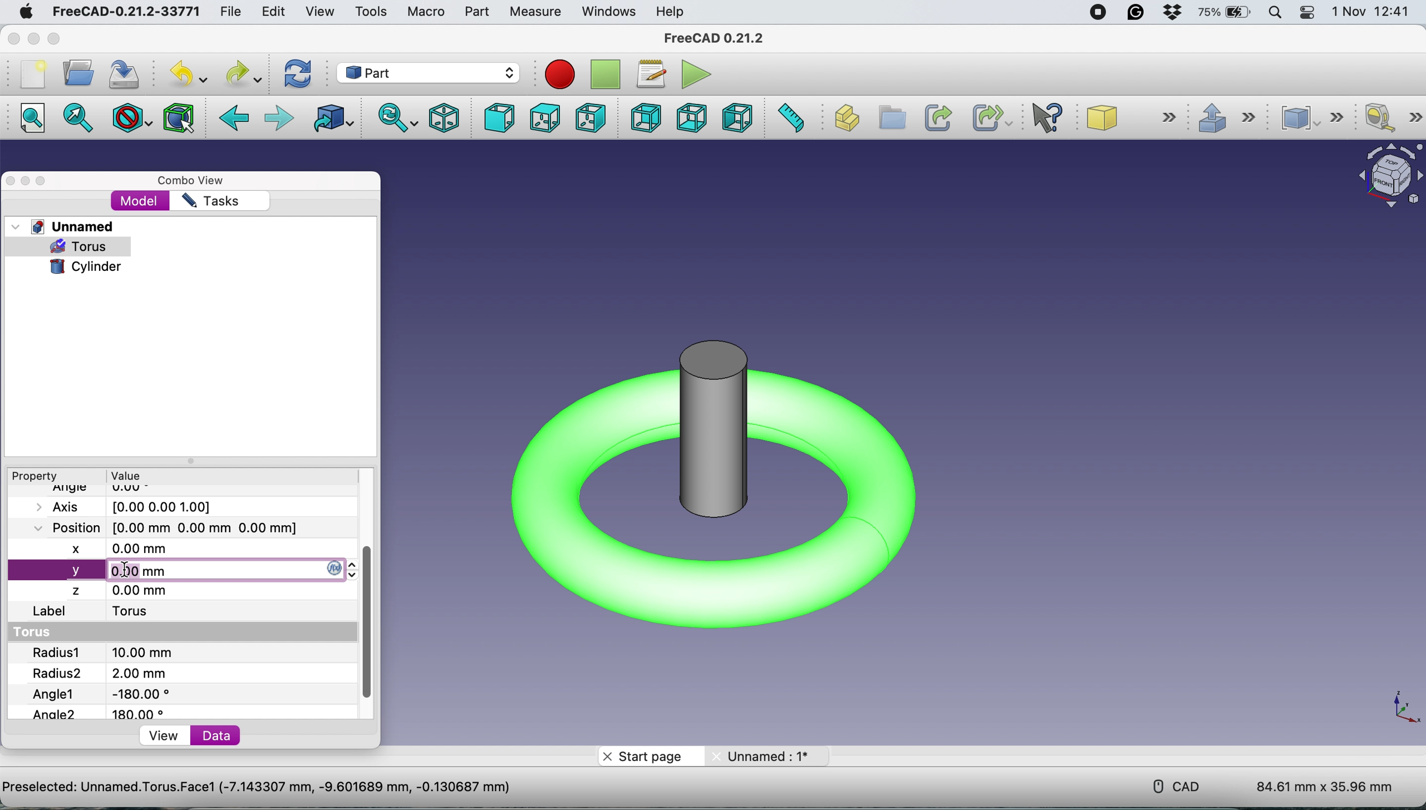  I want to click on combo view, so click(196, 181).